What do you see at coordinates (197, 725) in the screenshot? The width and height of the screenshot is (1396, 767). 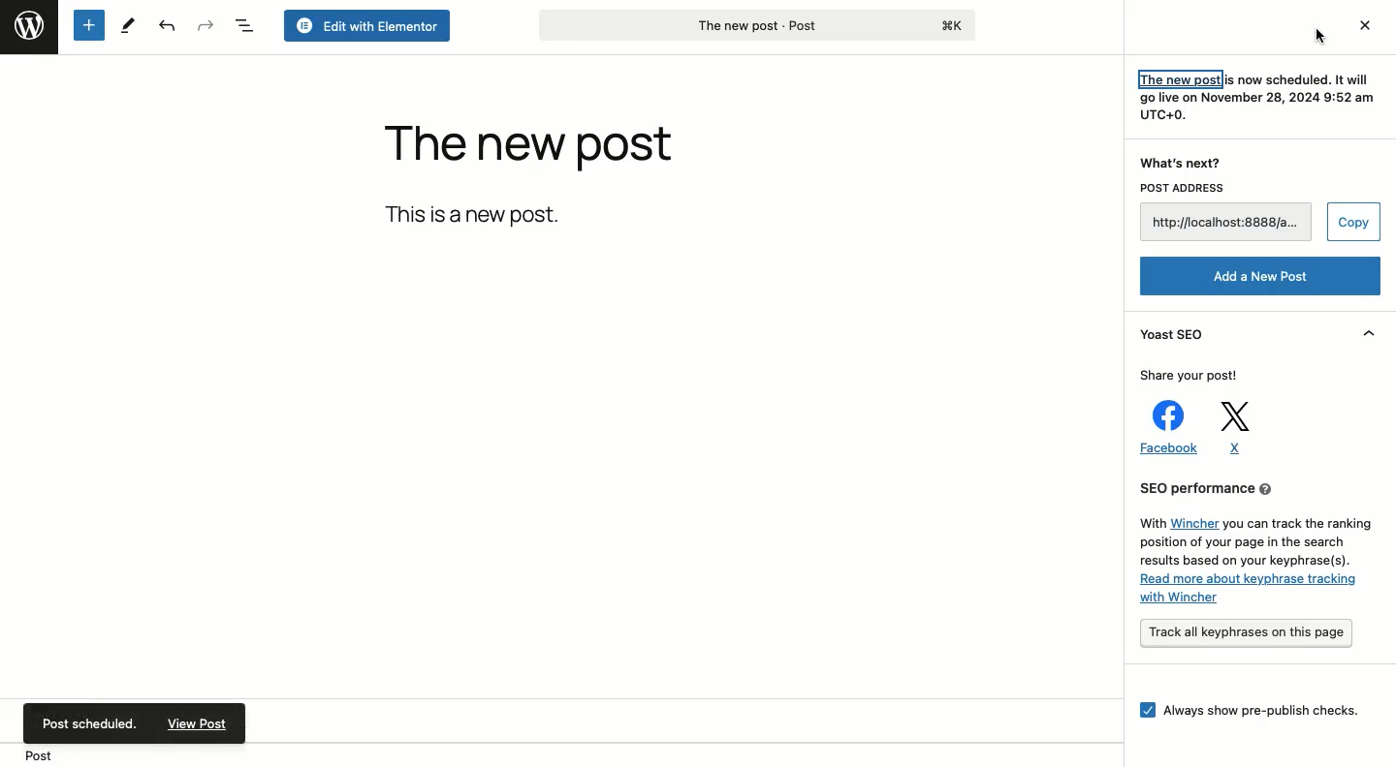 I see `View Post` at bounding box center [197, 725].